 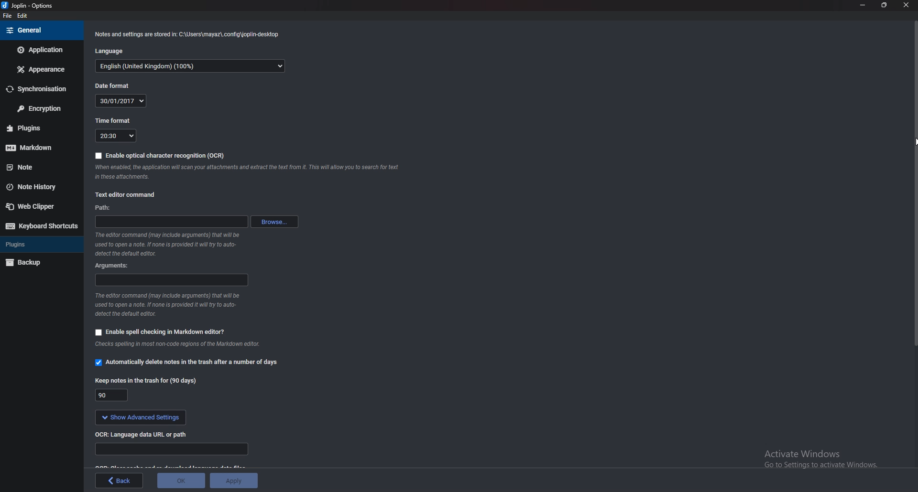 What do you see at coordinates (22, 15) in the screenshot?
I see `Edit` at bounding box center [22, 15].